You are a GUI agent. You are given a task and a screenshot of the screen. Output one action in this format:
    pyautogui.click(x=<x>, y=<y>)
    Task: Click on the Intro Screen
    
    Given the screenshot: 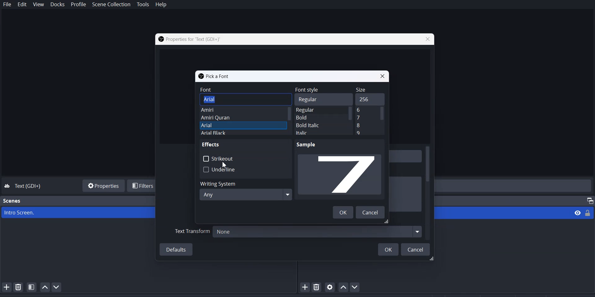 What is the action you would take?
    pyautogui.click(x=78, y=213)
    